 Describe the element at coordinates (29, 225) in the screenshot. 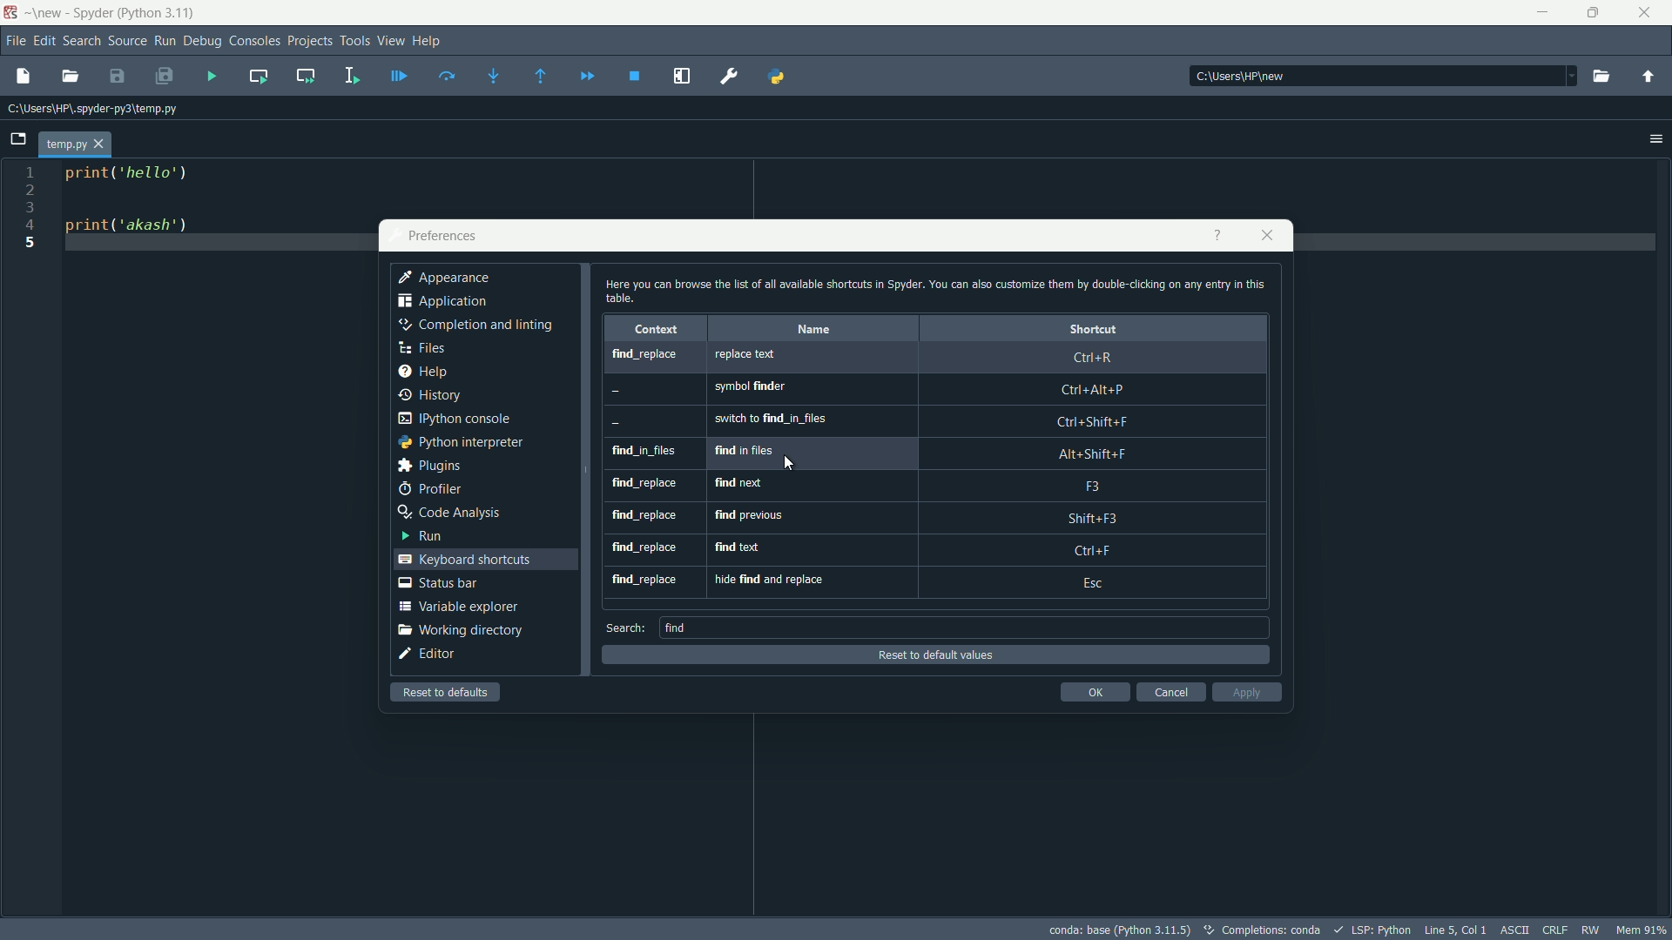

I see `4` at that location.